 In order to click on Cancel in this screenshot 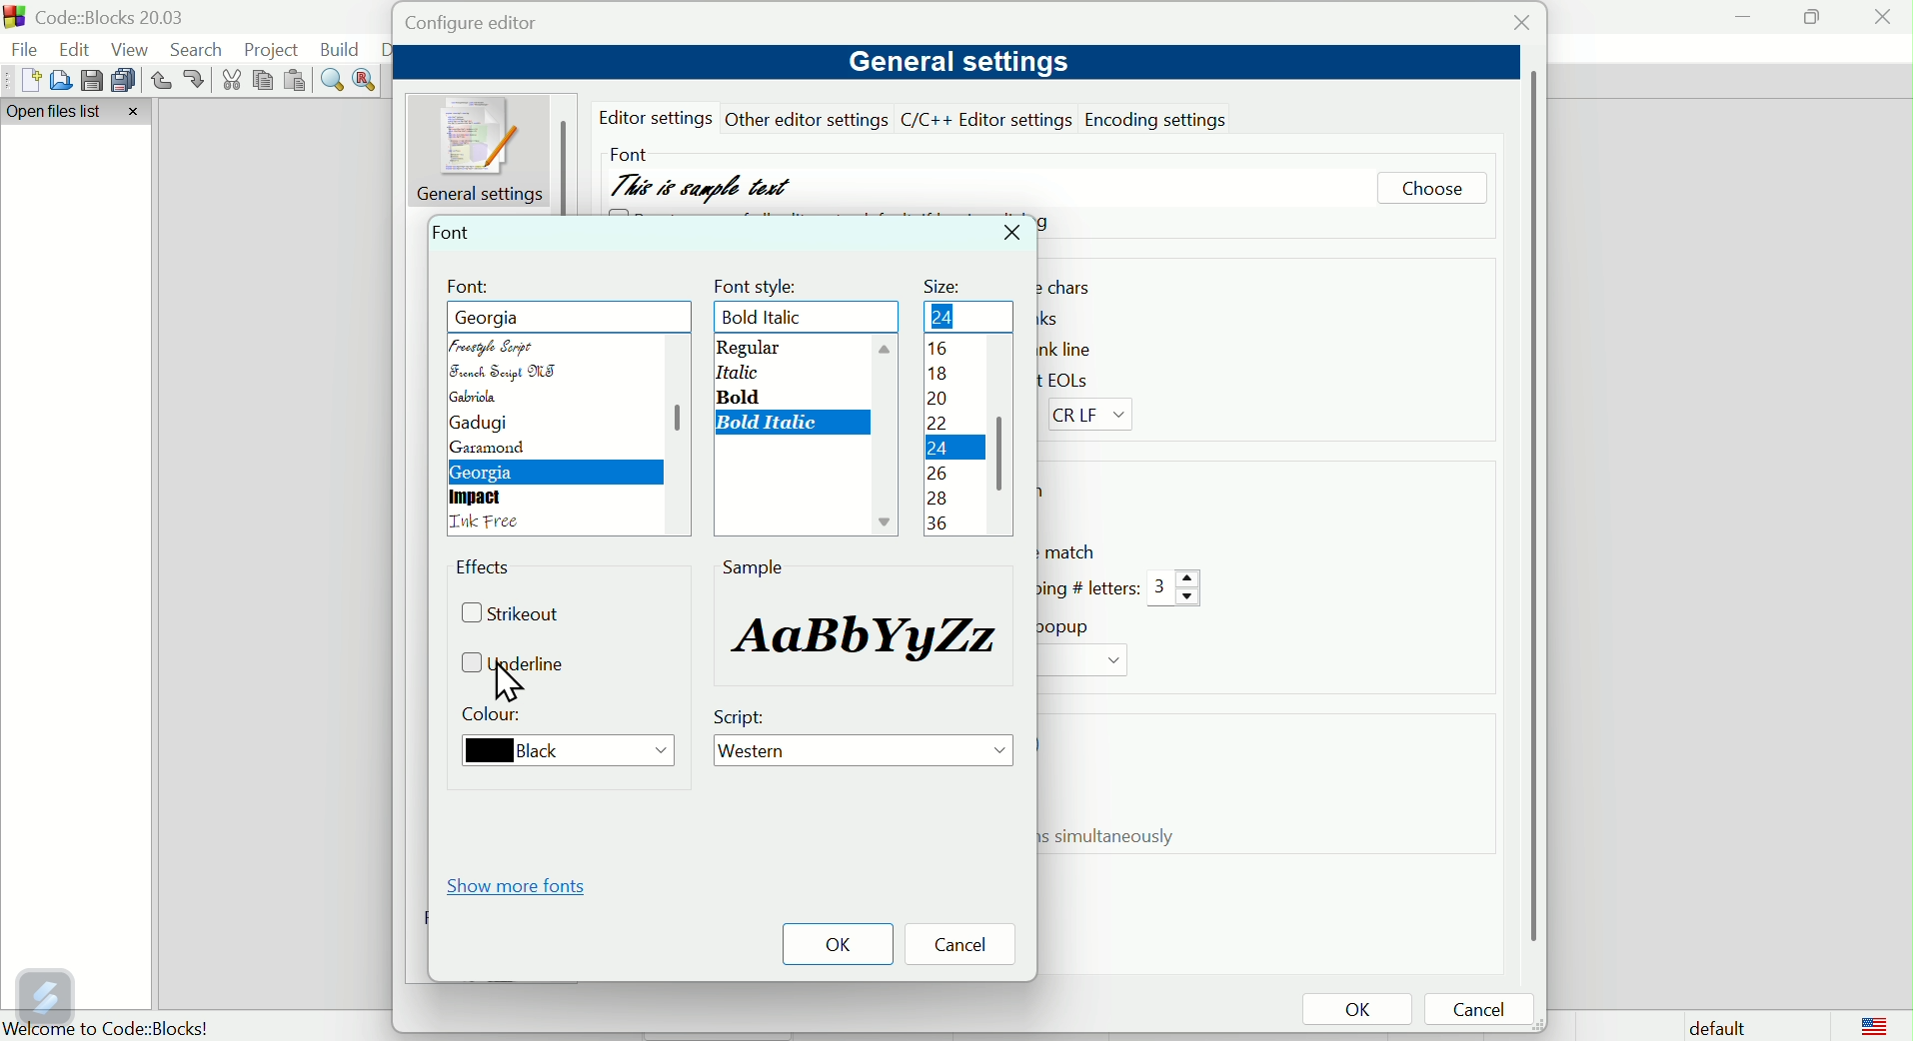, I will do `click(967, 946)`.